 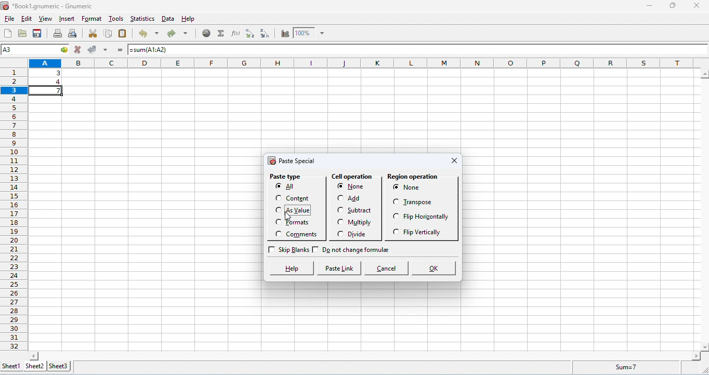 What do you see at coordinates (46, 19) in the screenshot?
I see `view` at bounding box center [46, 19].